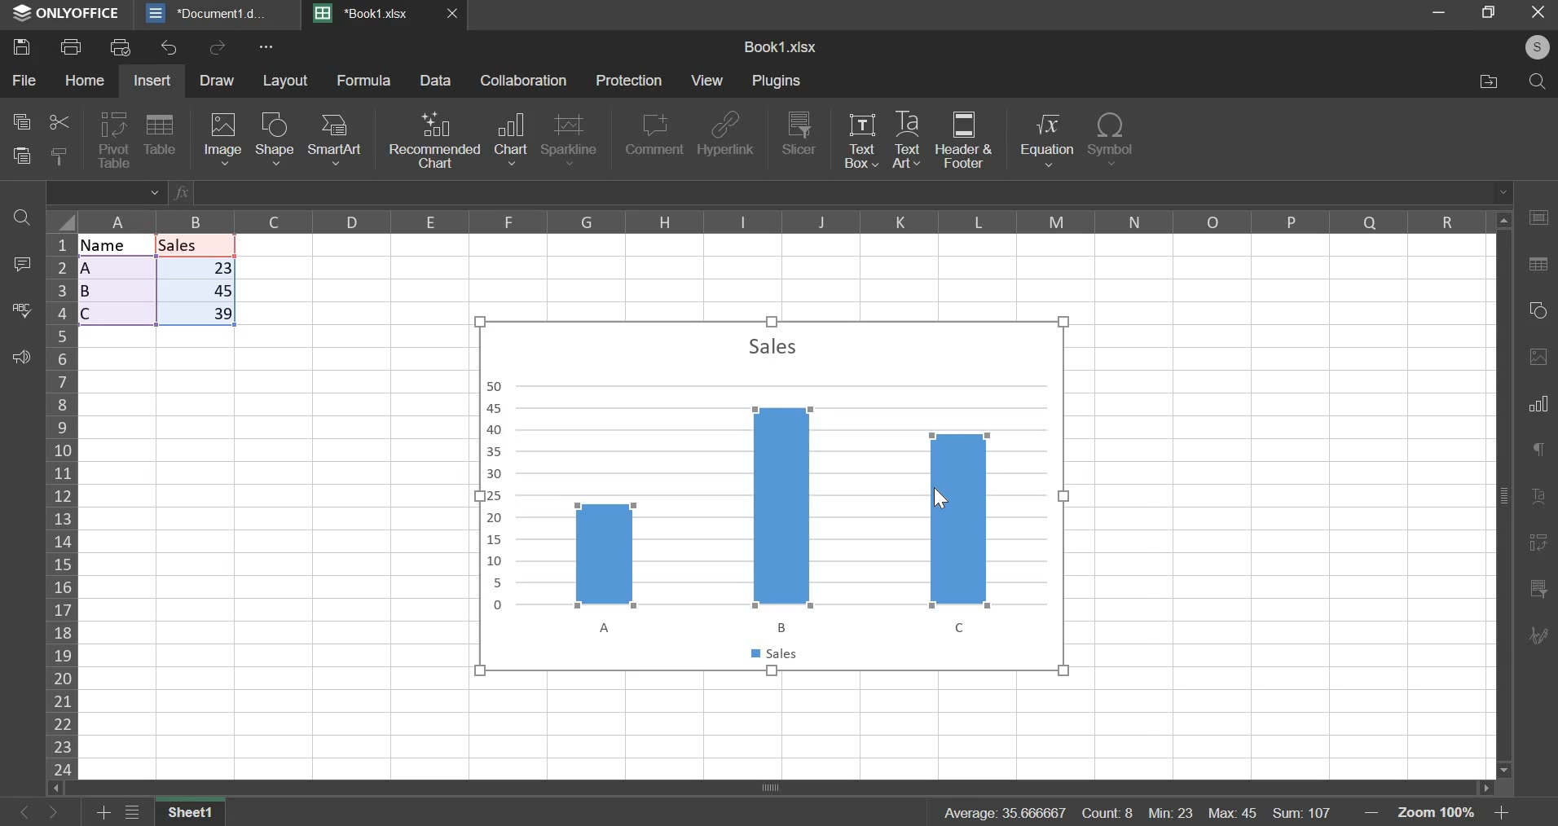  What do you see at coordinates (859, 192) in the screenshot?
I see `Enter typing window` at bounding box center [859, 192].